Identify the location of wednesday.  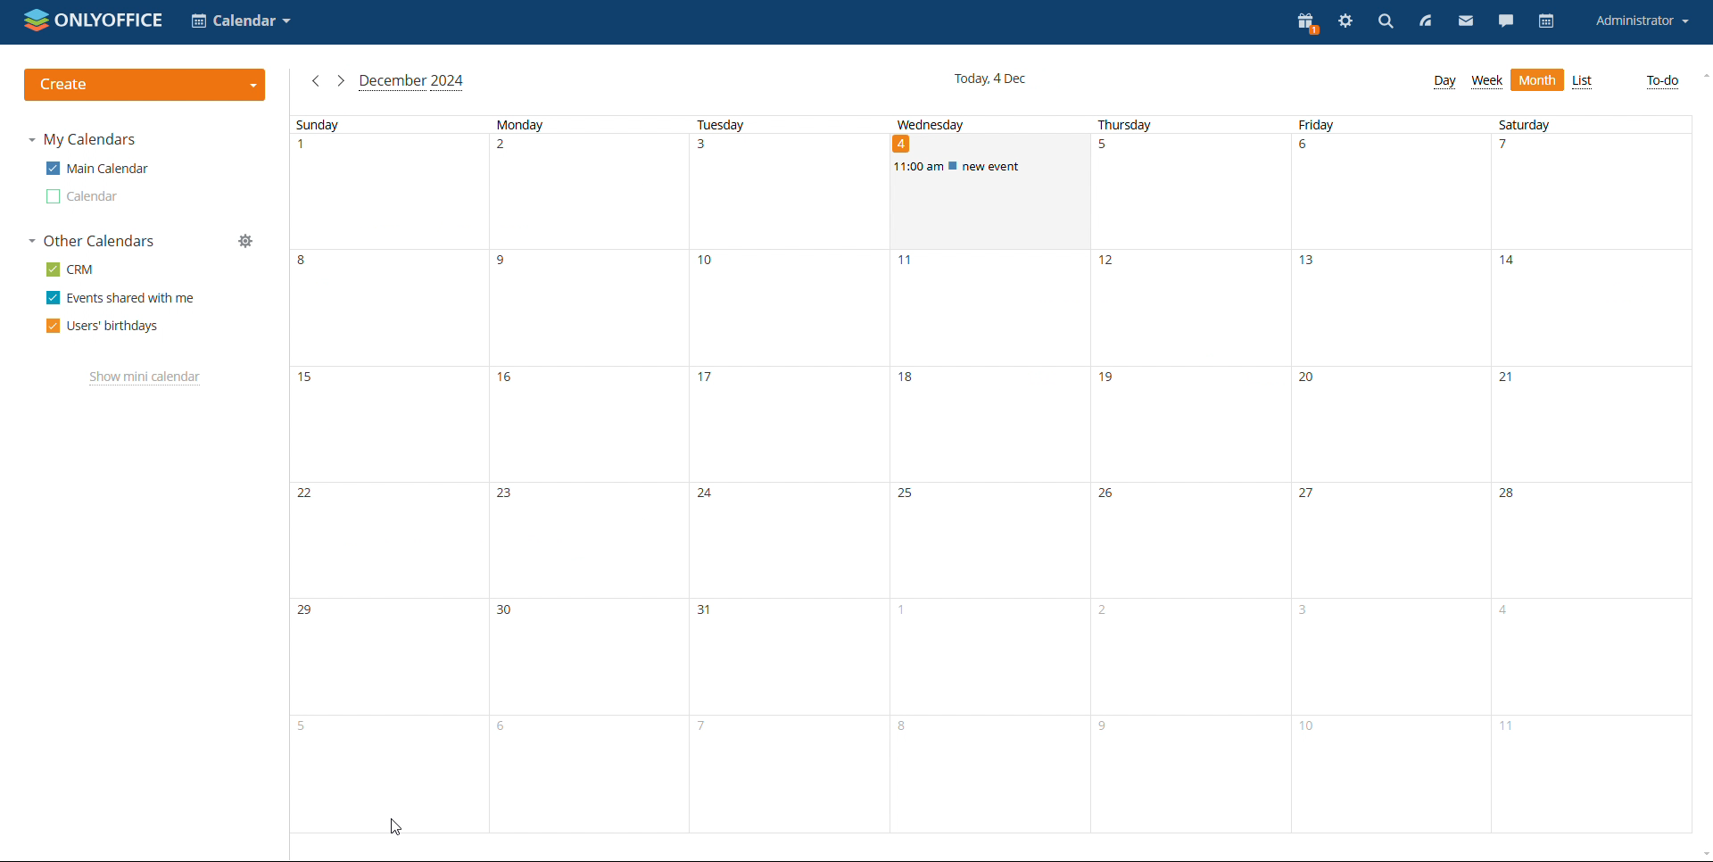
(985, 510).